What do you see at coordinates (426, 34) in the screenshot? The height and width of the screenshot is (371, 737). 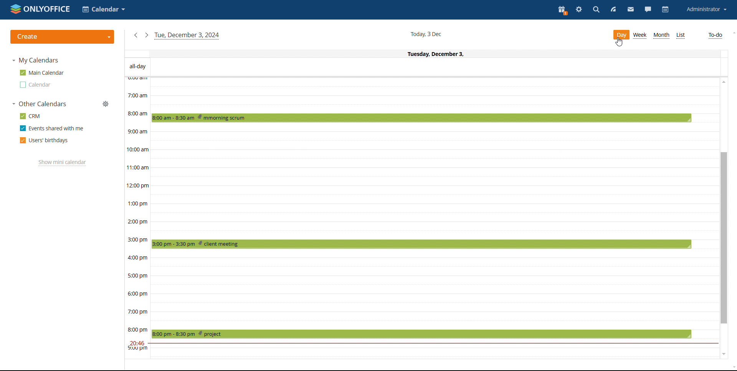 I see `current date` at bounding box center [426, 34].